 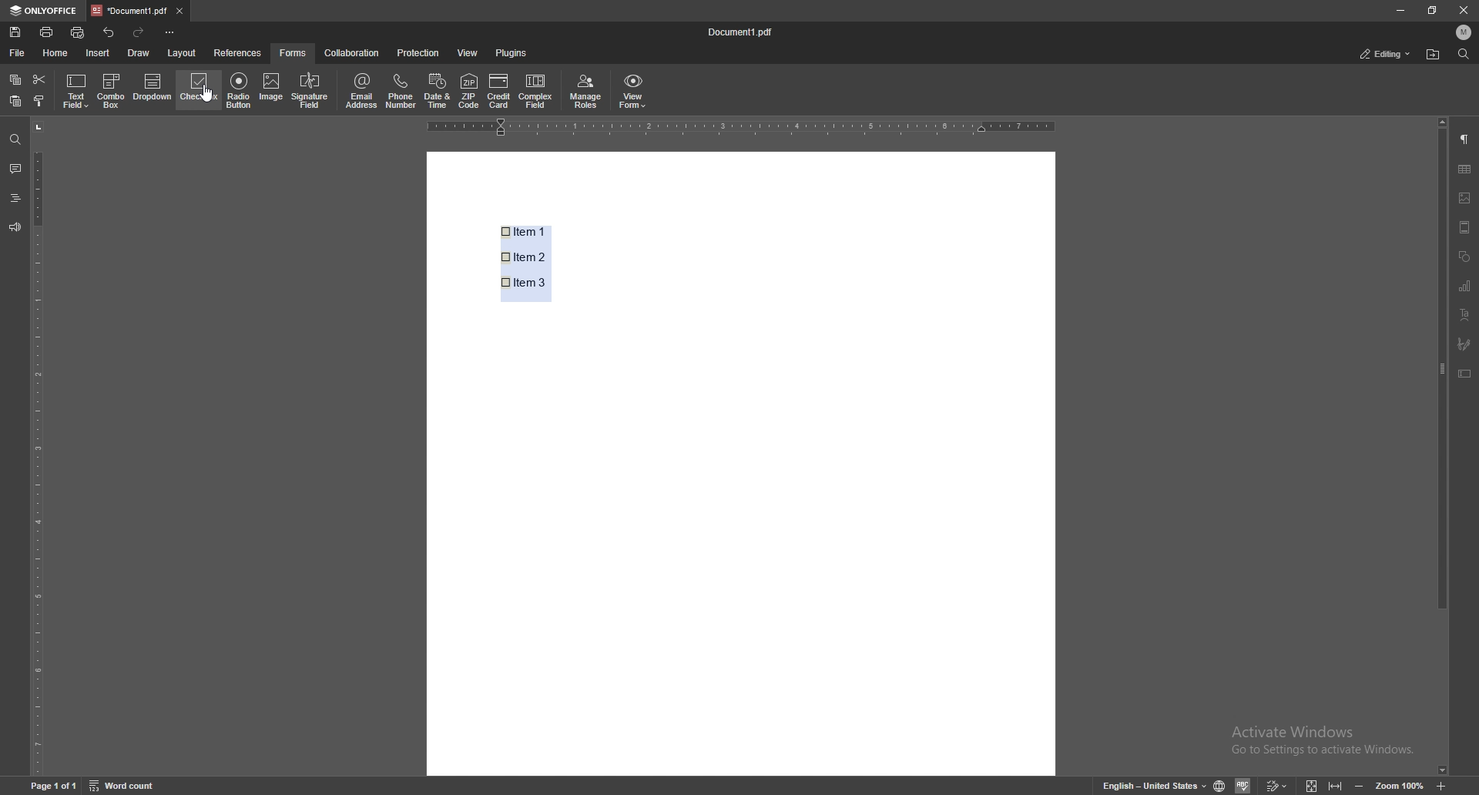 What do you see at coordinates (293, 53) in the screenshot?
I see `forms` at bounding box center [293, 53].